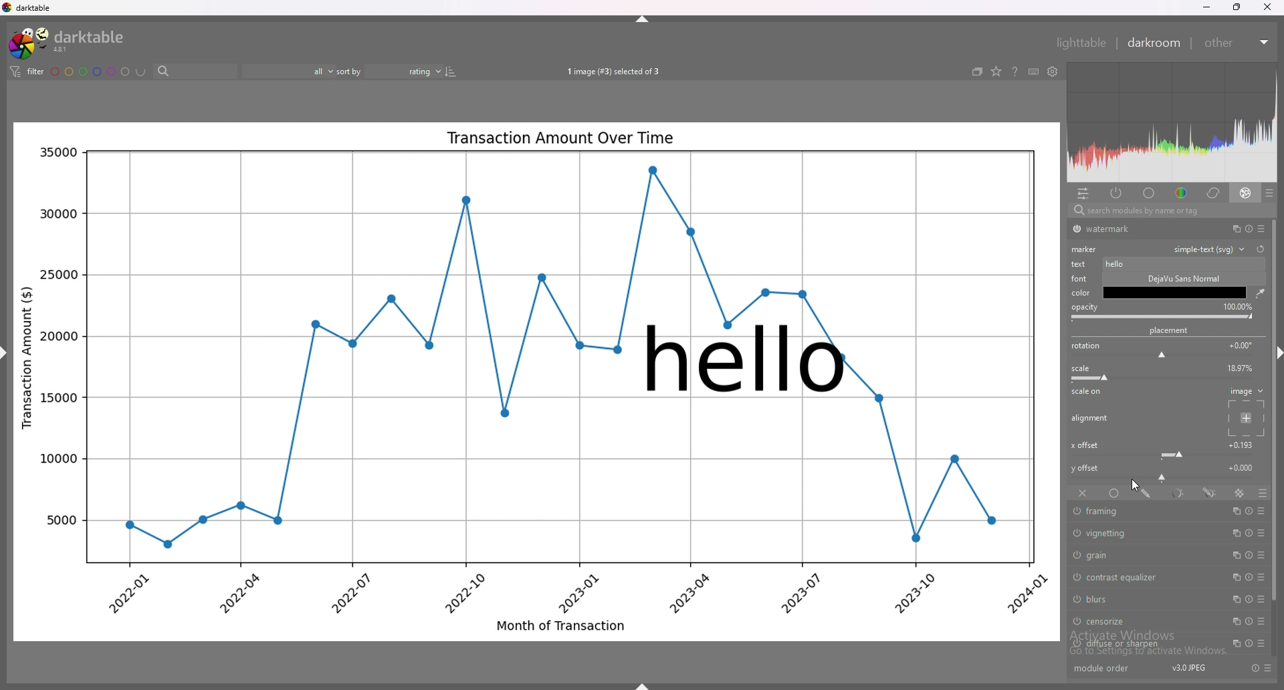 The height and width of the screenshot is (690, 1284). Describe the element at coordinates (1087, 468) in the screenshot. I see `y offset` at that location.